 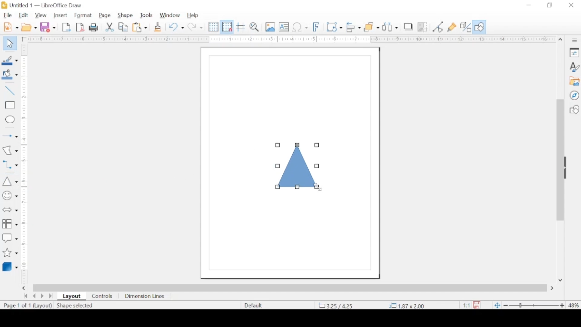 I want to click on last page, so click(x=51, y=296).